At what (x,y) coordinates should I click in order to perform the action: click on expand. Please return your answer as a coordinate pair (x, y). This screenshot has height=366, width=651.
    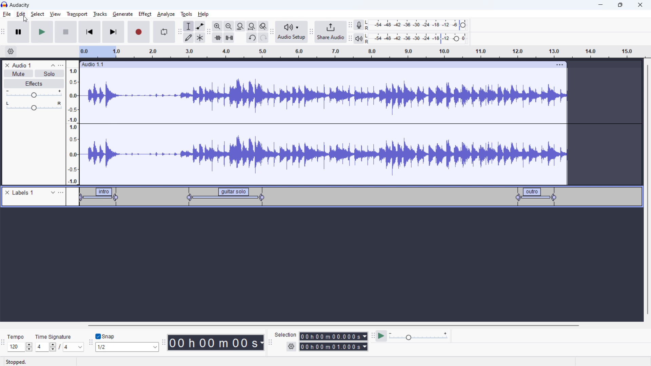
    Looking at the image, I should click on (53, 192).